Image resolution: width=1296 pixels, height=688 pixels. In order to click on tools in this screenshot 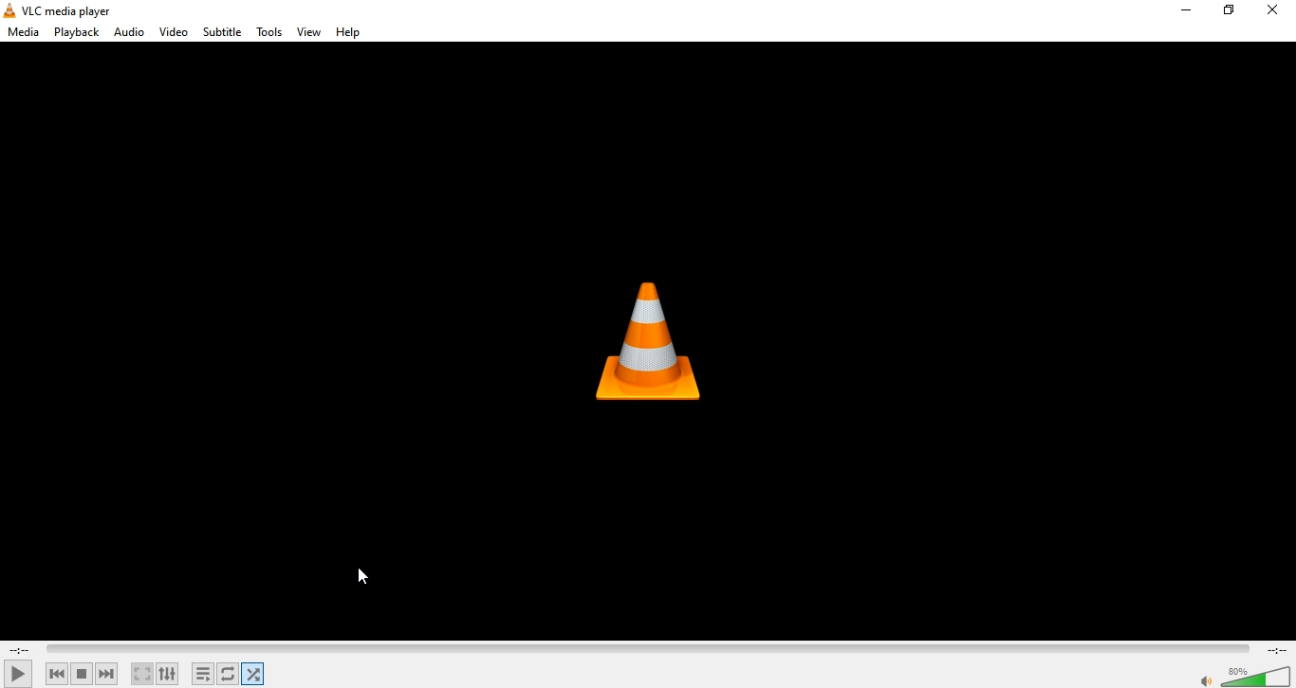, I will do `click(271, 33)`.